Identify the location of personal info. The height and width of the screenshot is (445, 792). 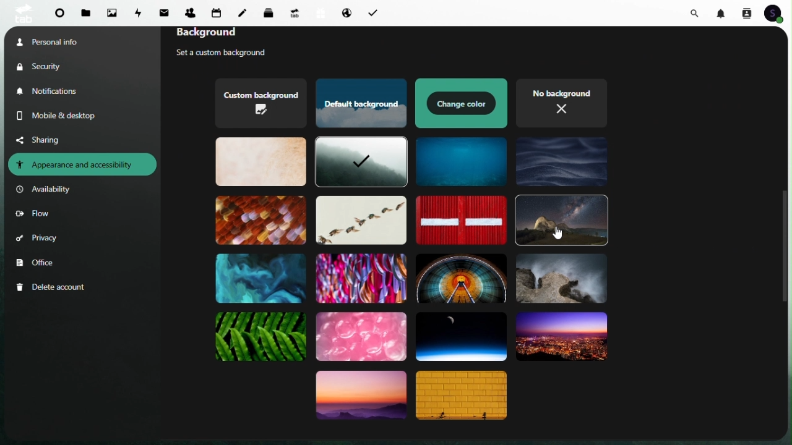
(62, 41).